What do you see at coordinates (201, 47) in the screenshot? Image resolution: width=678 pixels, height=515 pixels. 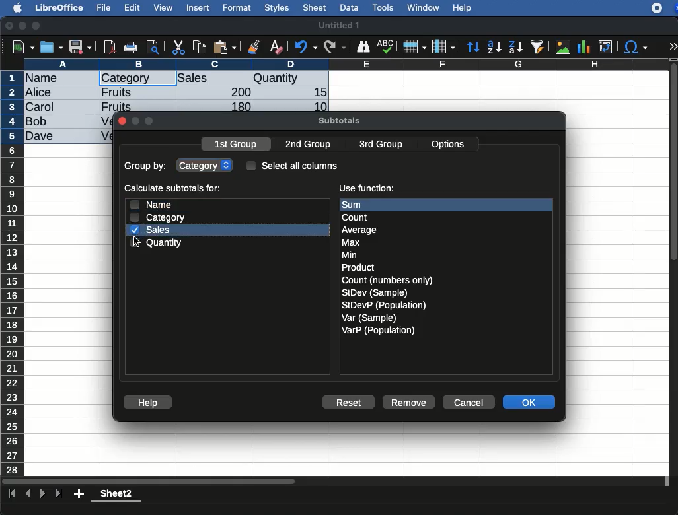 I see `copy` at bounding box center [201, 47].